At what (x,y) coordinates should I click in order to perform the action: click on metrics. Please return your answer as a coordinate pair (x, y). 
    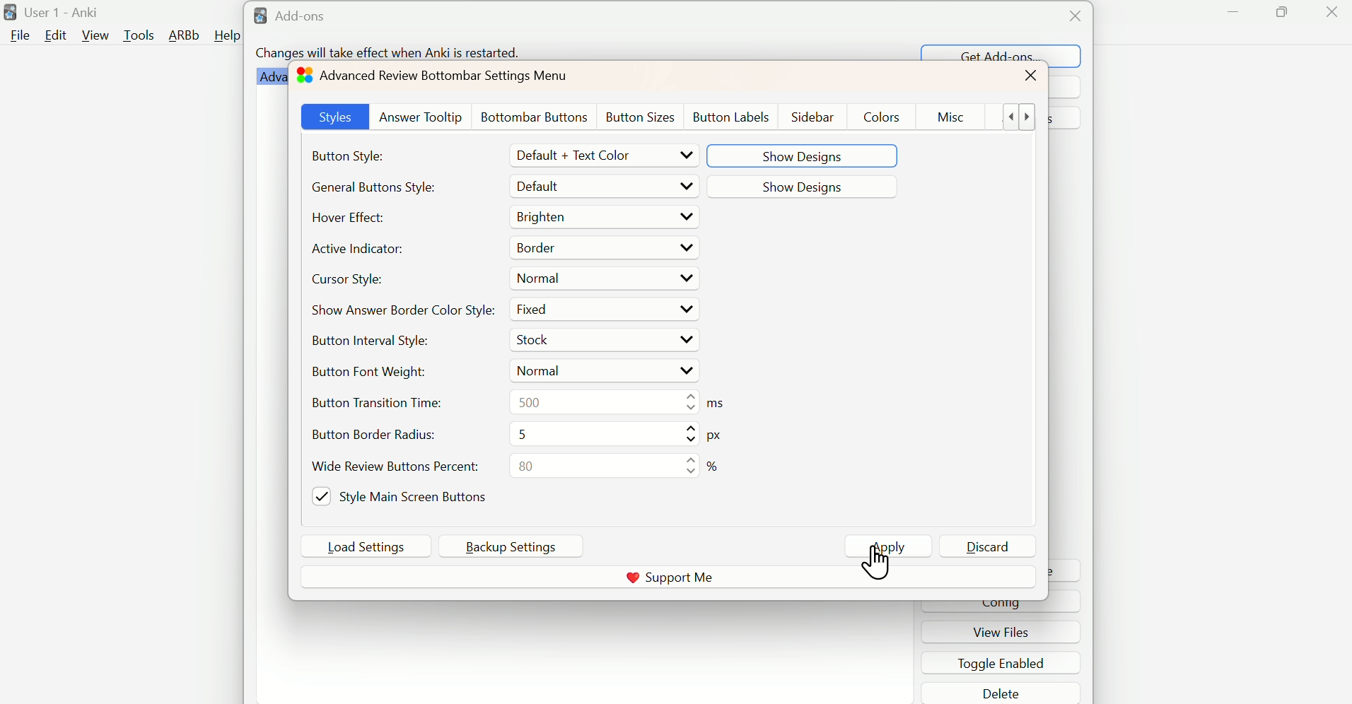
    Looking at the image, I should click on (718, 435).